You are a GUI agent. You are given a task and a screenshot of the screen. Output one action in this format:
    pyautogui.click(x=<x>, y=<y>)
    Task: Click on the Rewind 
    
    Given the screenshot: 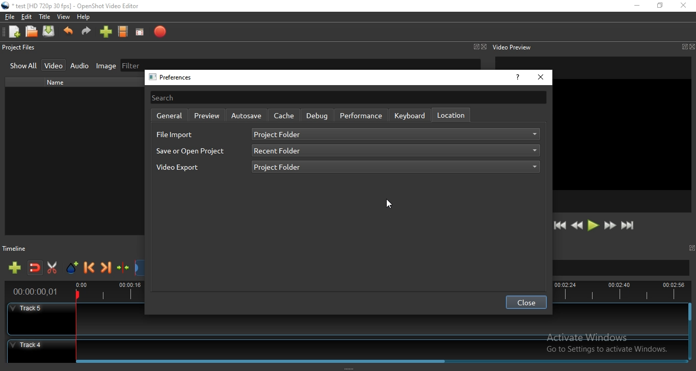 What is the action you would take?
    pyautogui.click(x=577, y=226)
    